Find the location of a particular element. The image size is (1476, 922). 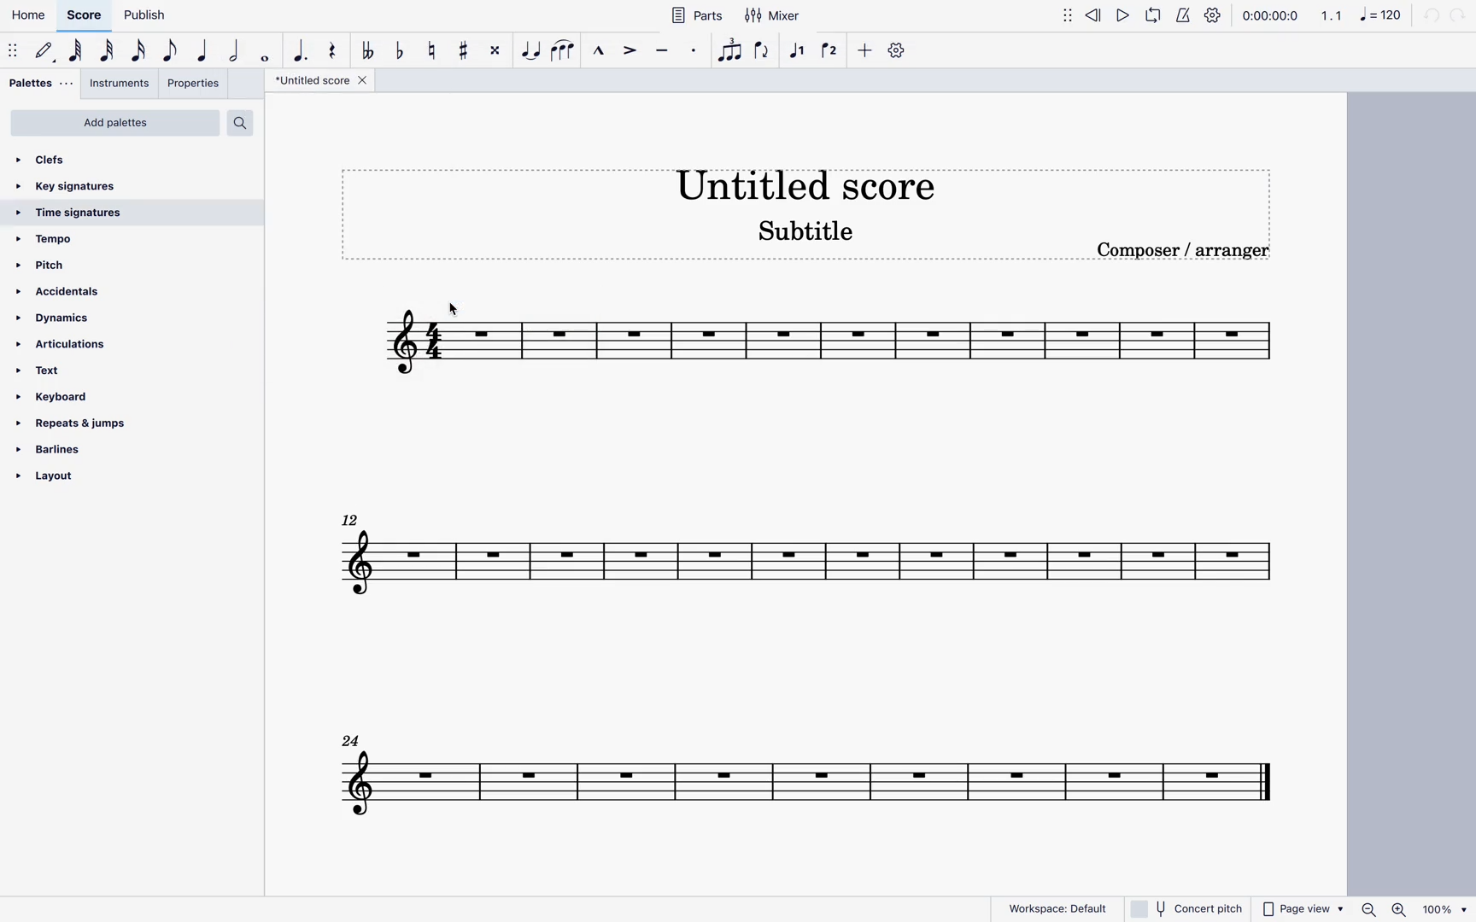

properties is located at coordinates (194, 85).